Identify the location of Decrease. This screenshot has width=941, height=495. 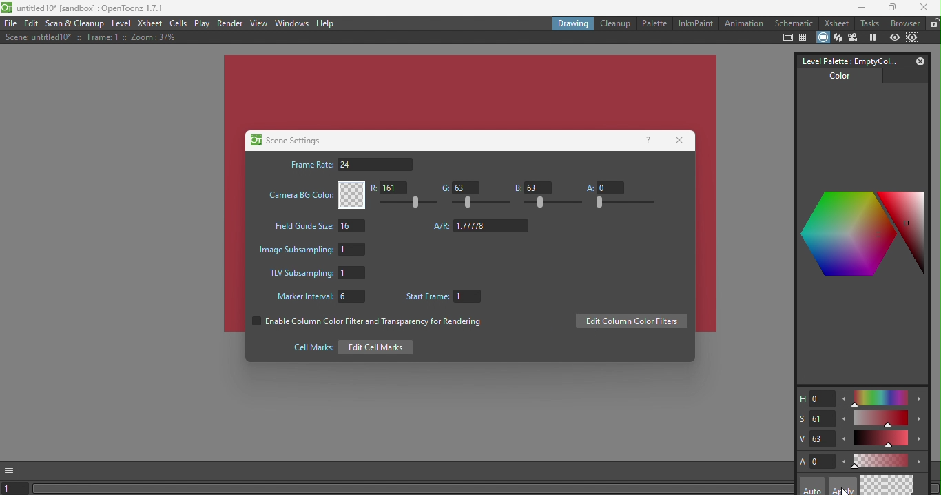
(845, 441).